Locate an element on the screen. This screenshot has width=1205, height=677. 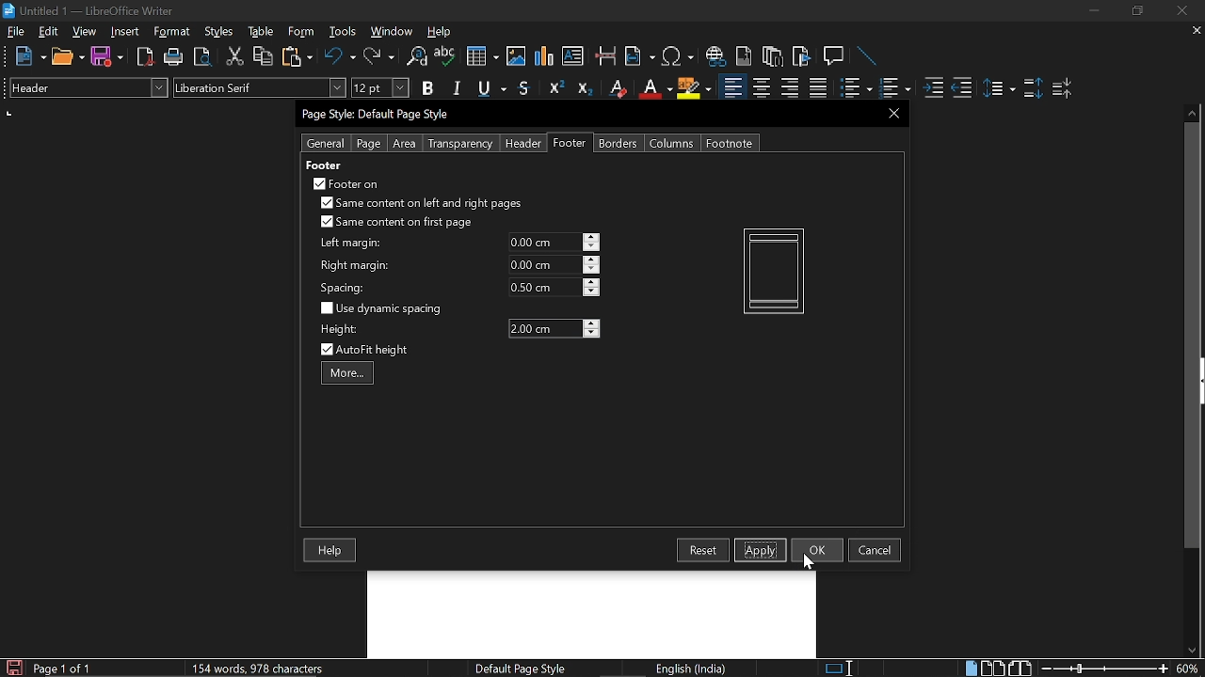
Insert footnote is located at coordinates (773, 56).